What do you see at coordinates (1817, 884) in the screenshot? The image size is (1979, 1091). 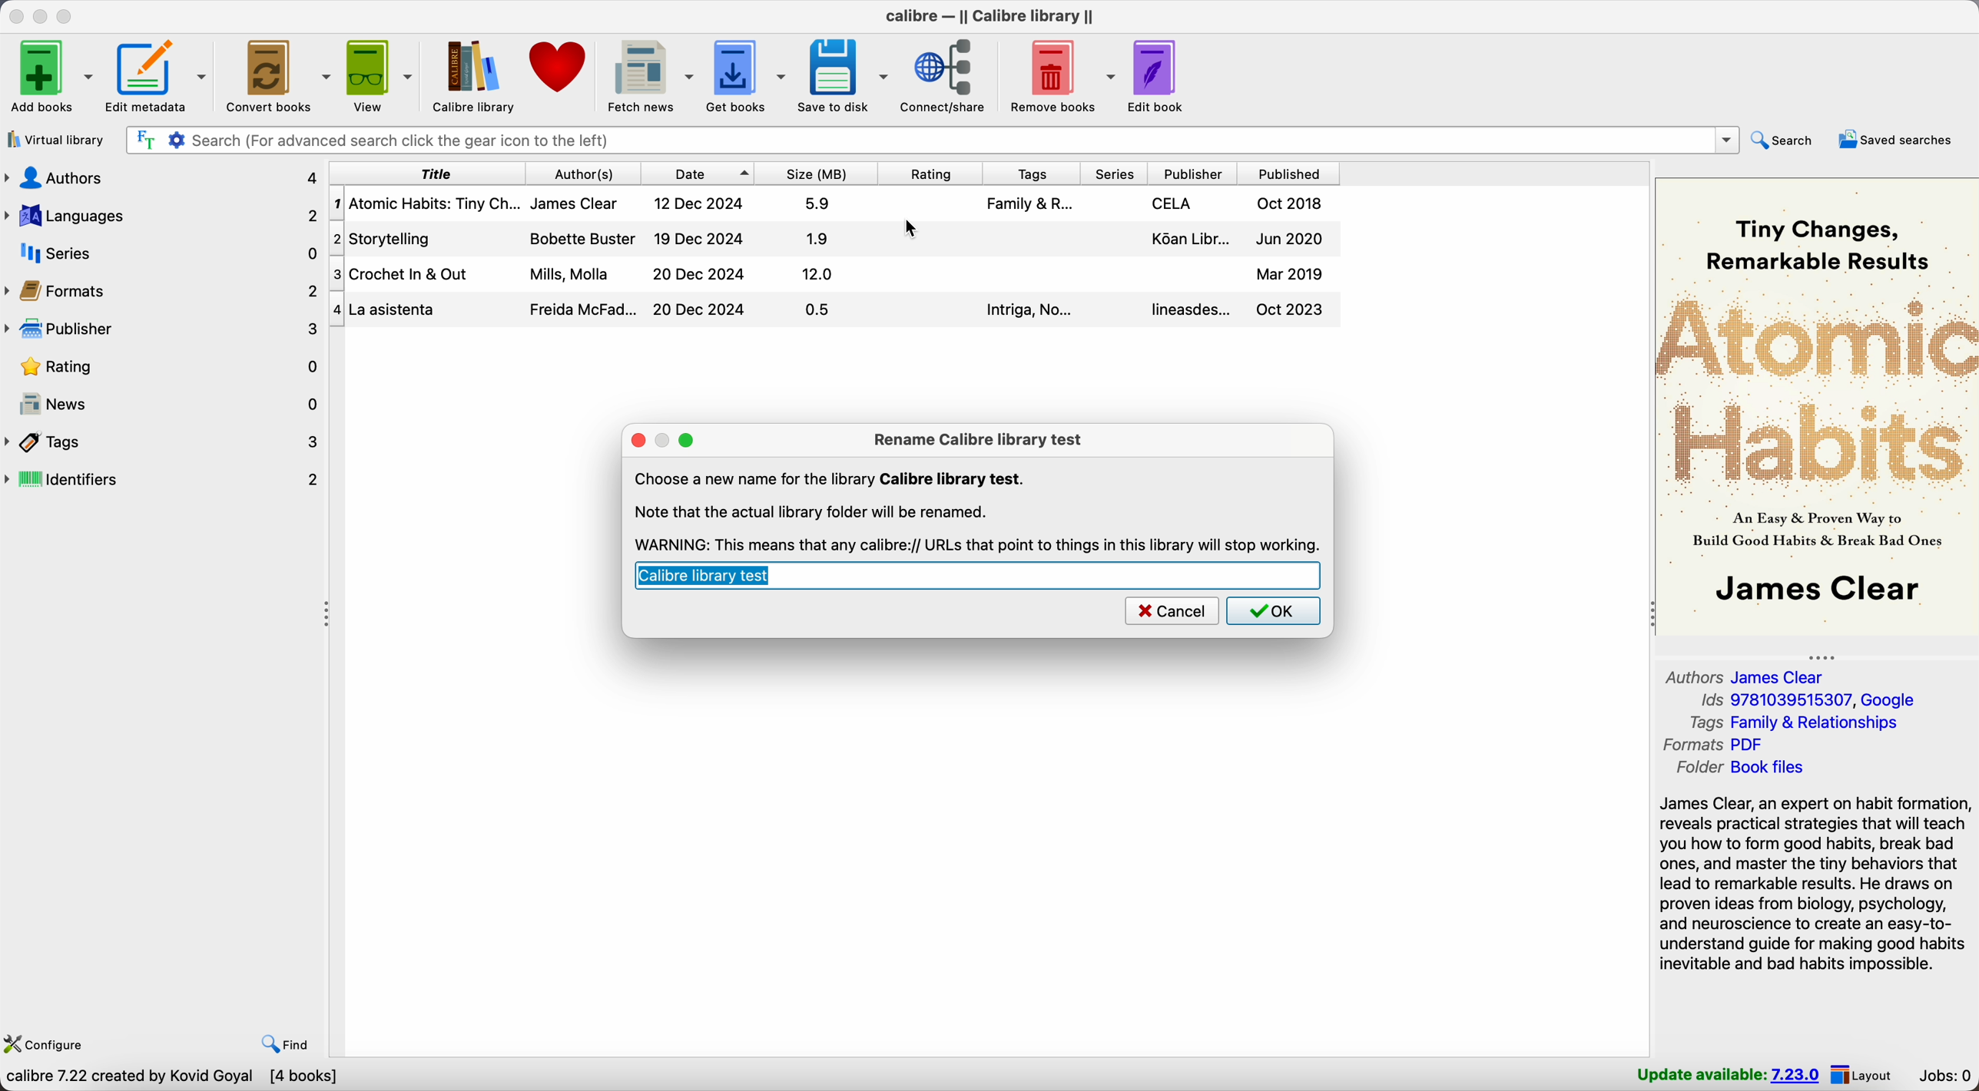 I see `James Clear, an expert on habit formation, reveals practical strategies that will teach you how to form good habits, break bad ones, and master the tiny behaviors...` at bounding box center [1817, 884].